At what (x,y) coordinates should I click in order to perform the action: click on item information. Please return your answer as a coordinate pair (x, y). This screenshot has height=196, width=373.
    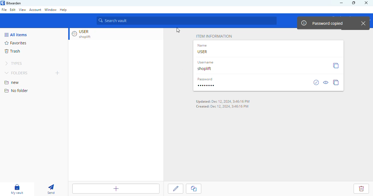
    Looking at the image, I should click on (214, 36).